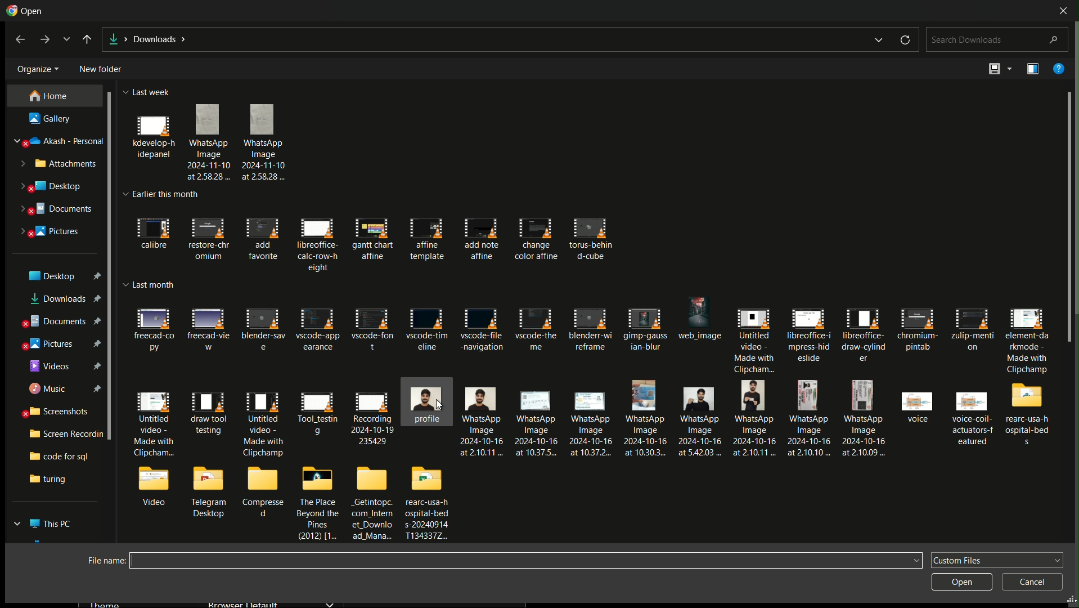 The width and height of the screenshot is (1079, 608). What do you see at coordinates (880, 41) in the screenshot?
I see `dropdown` at bounding box center [880, 41].